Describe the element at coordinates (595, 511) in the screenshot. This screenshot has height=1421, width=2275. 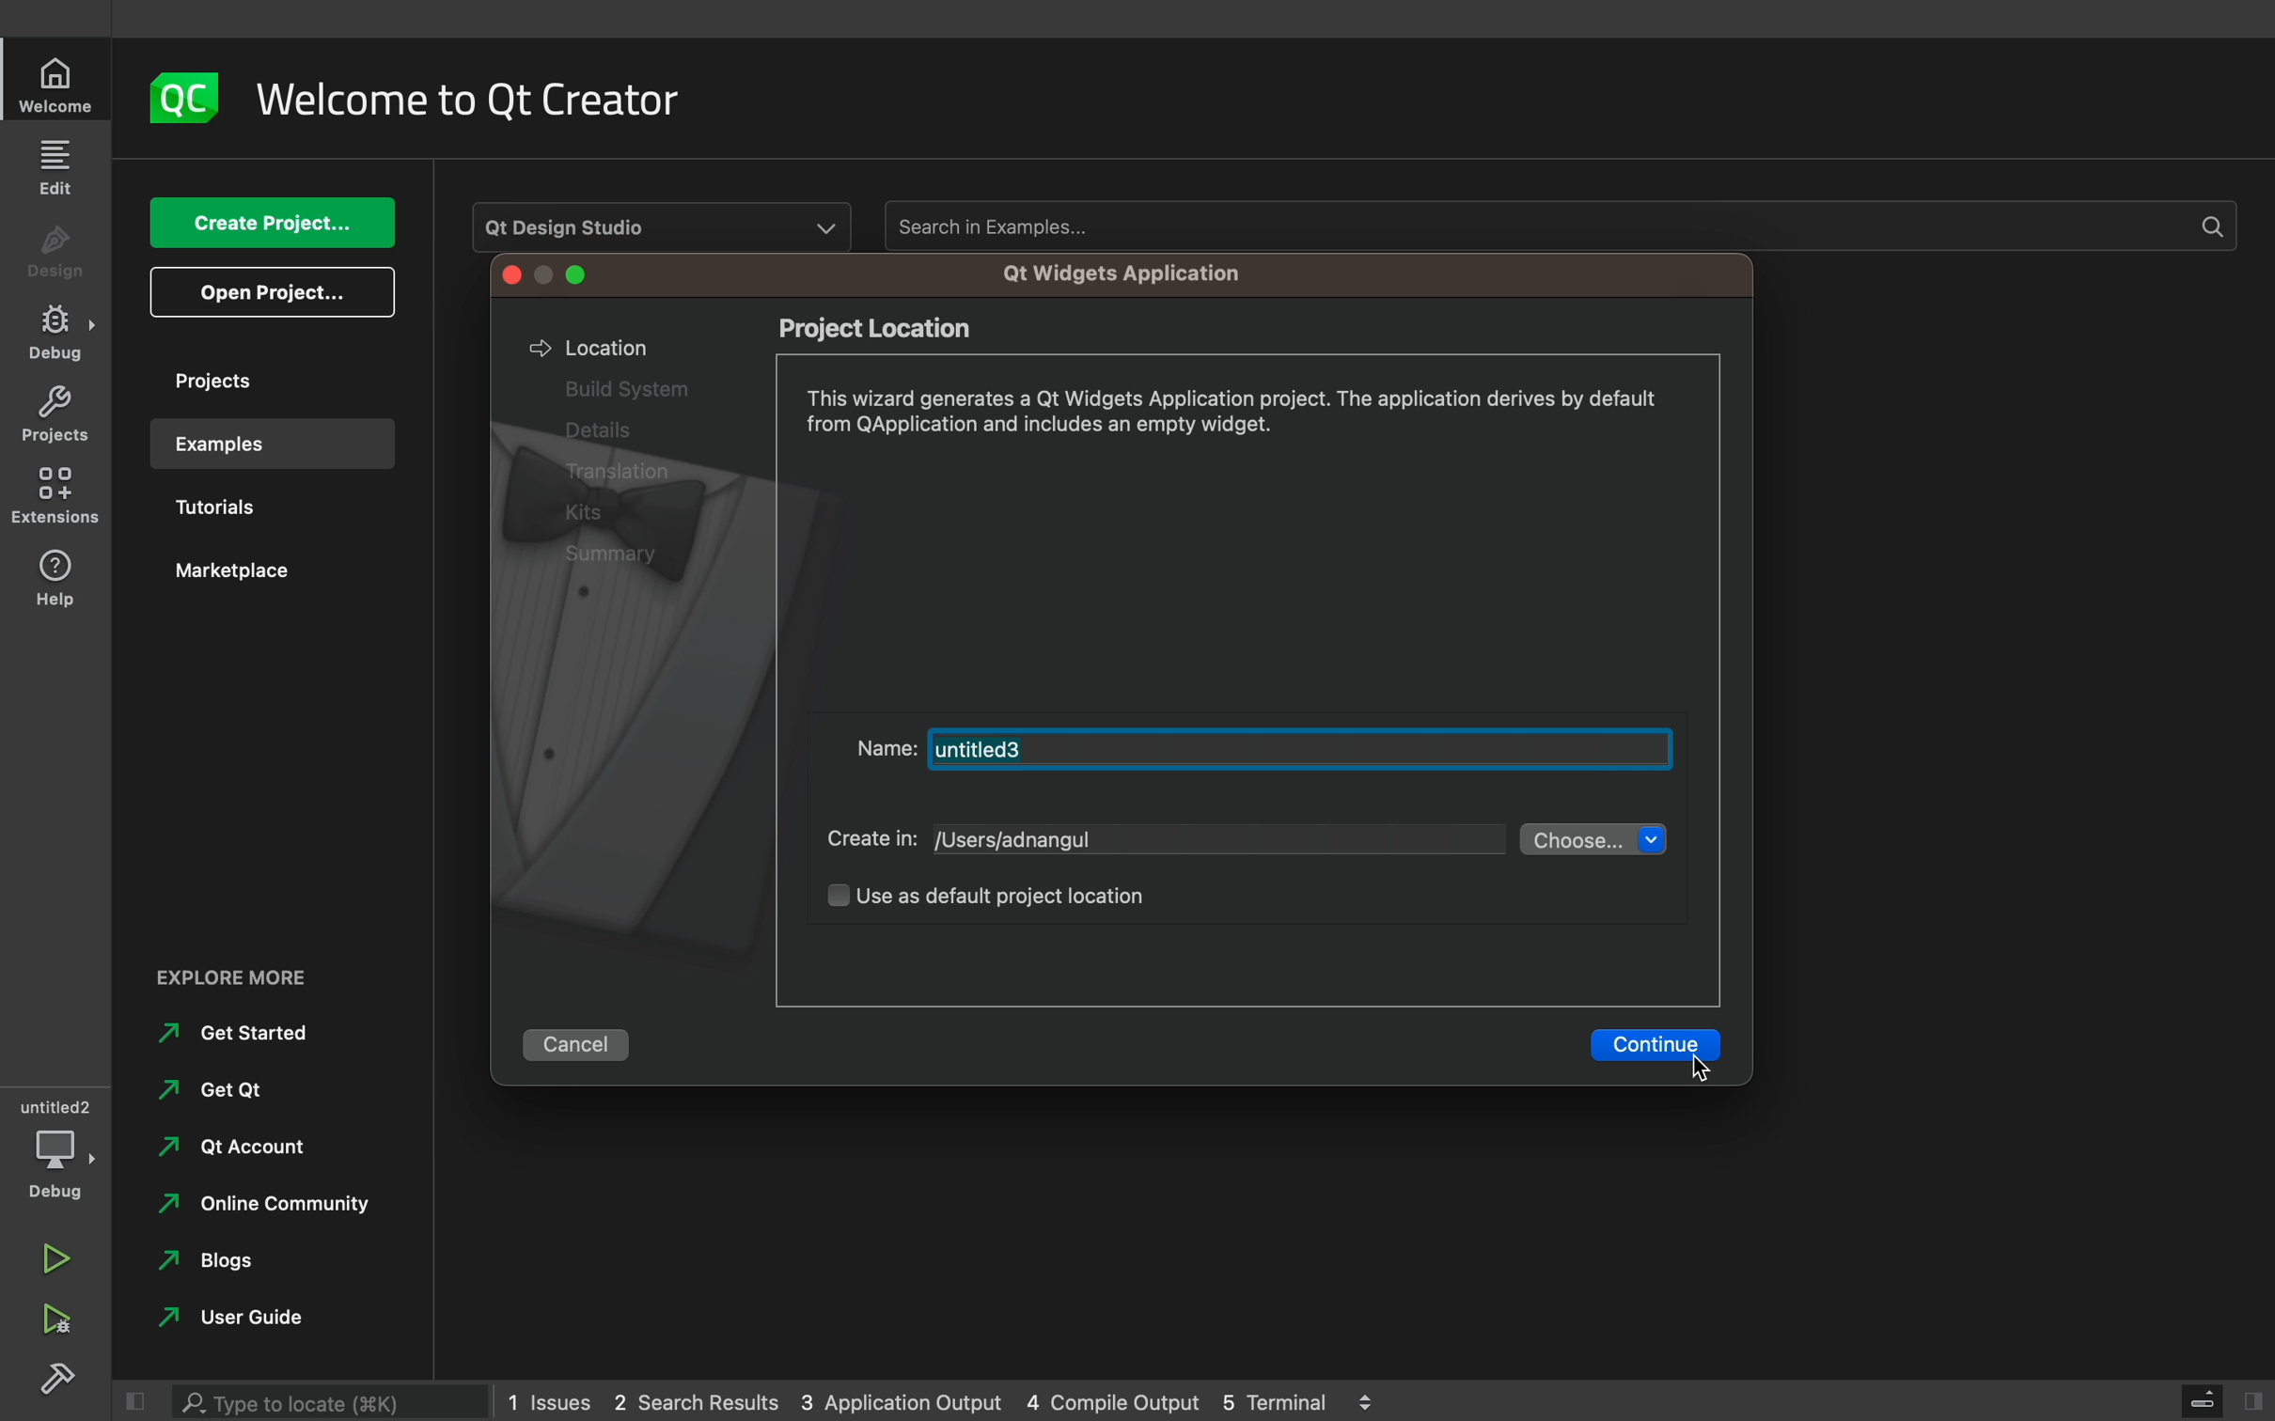
I see `kits` at that location.